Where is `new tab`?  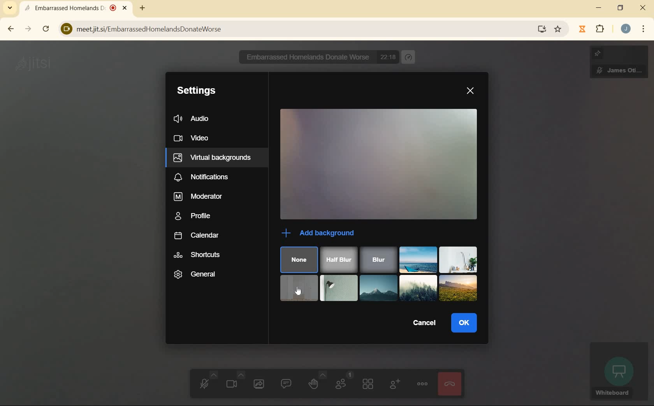 new tab is located at coordinates (143, 7).